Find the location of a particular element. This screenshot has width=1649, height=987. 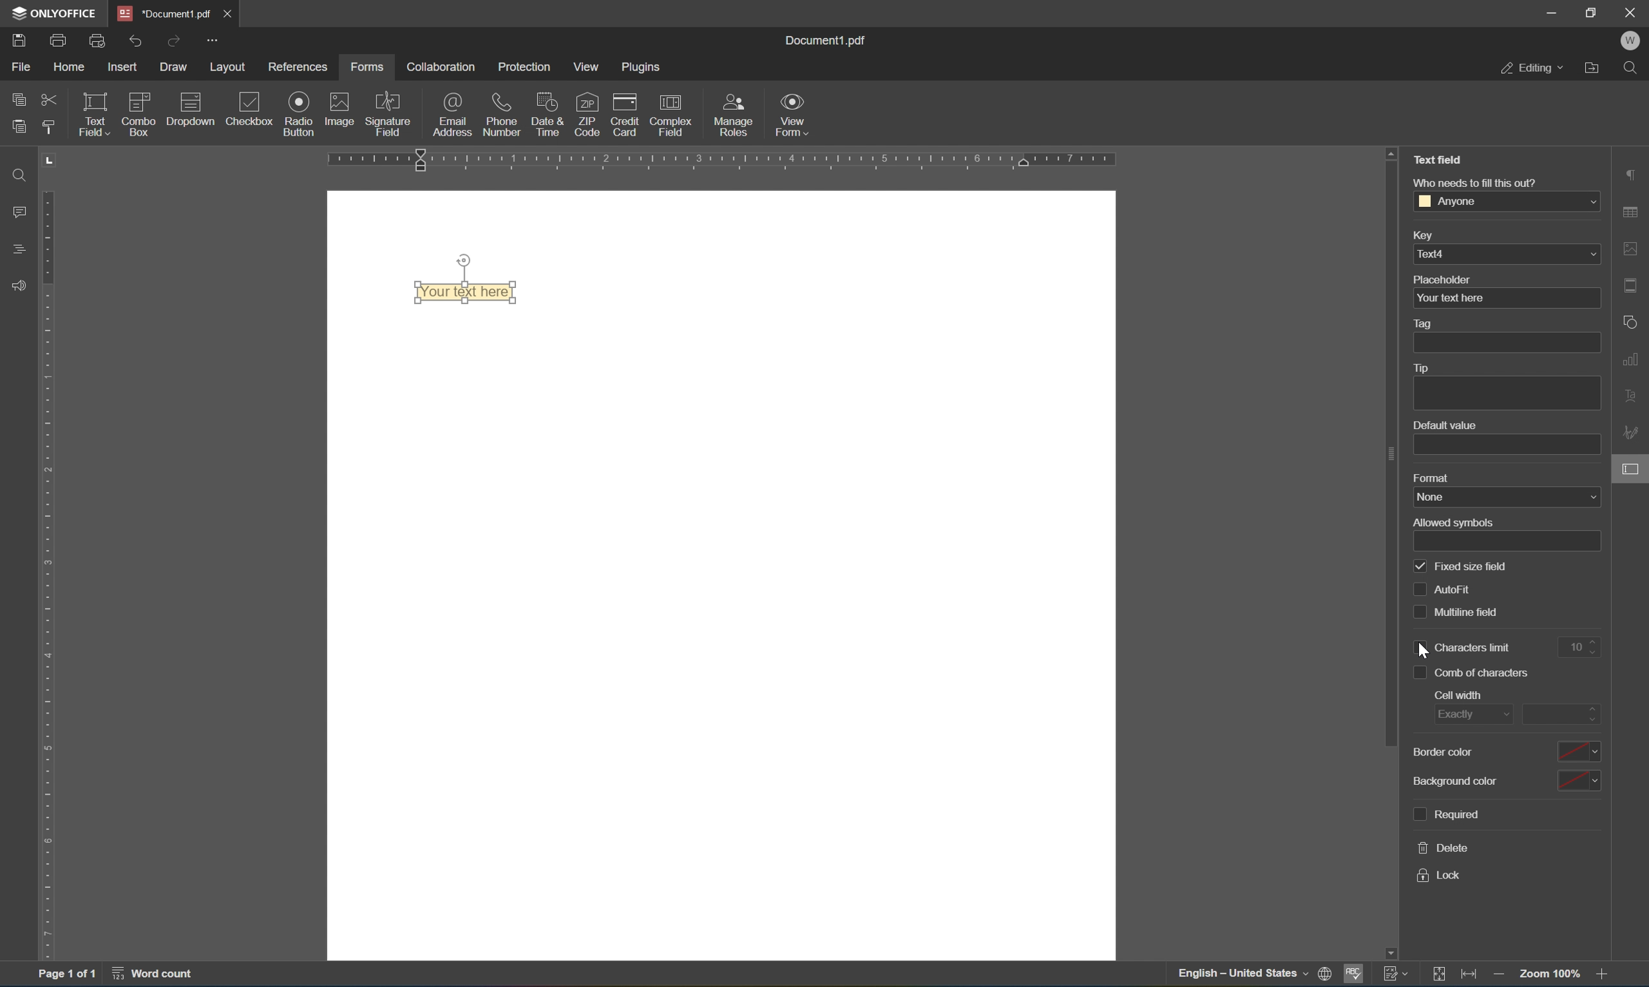

tip is located at coordinates (1422, 367).